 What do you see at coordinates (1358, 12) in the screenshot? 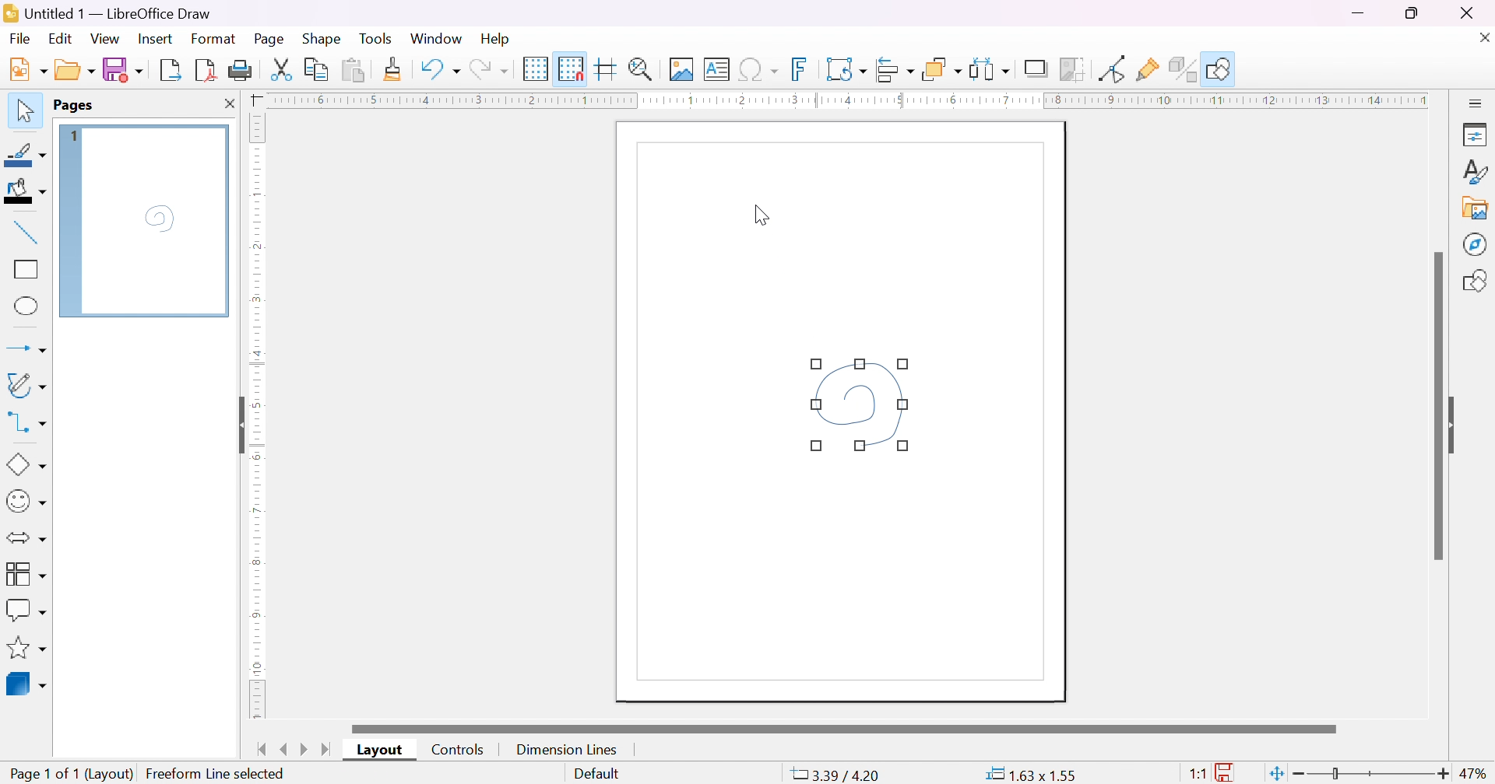
I see `minimize` at bounding box center [1358, 12].